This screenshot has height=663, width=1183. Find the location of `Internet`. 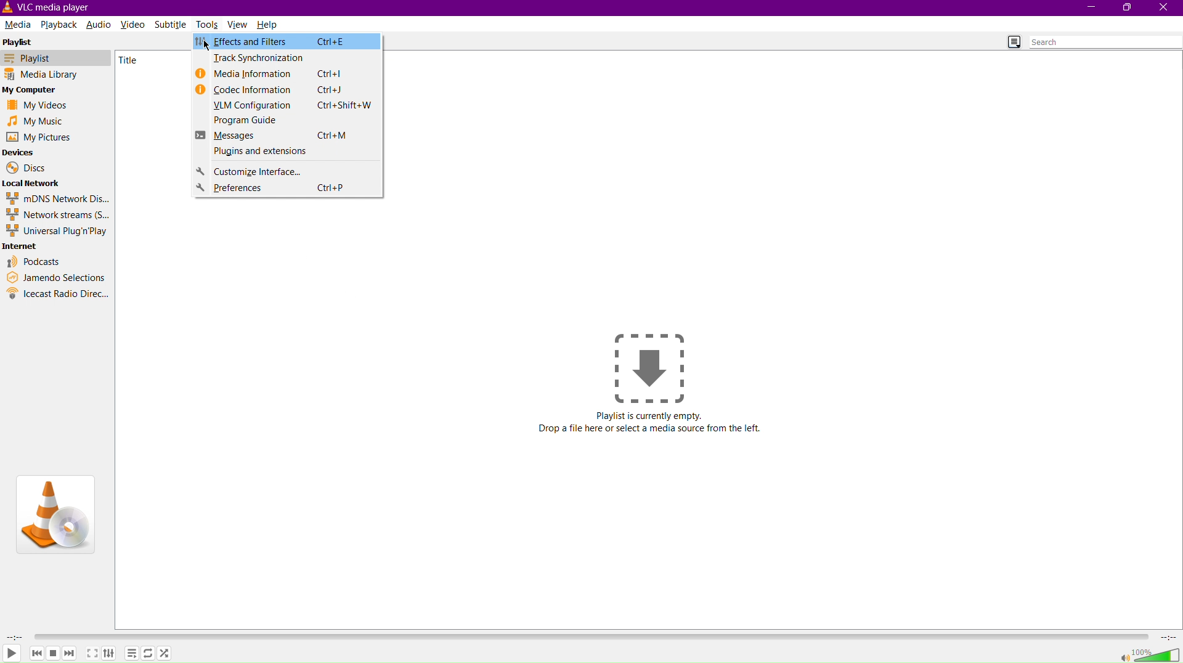

Internet is located at coordinates (26, 245).